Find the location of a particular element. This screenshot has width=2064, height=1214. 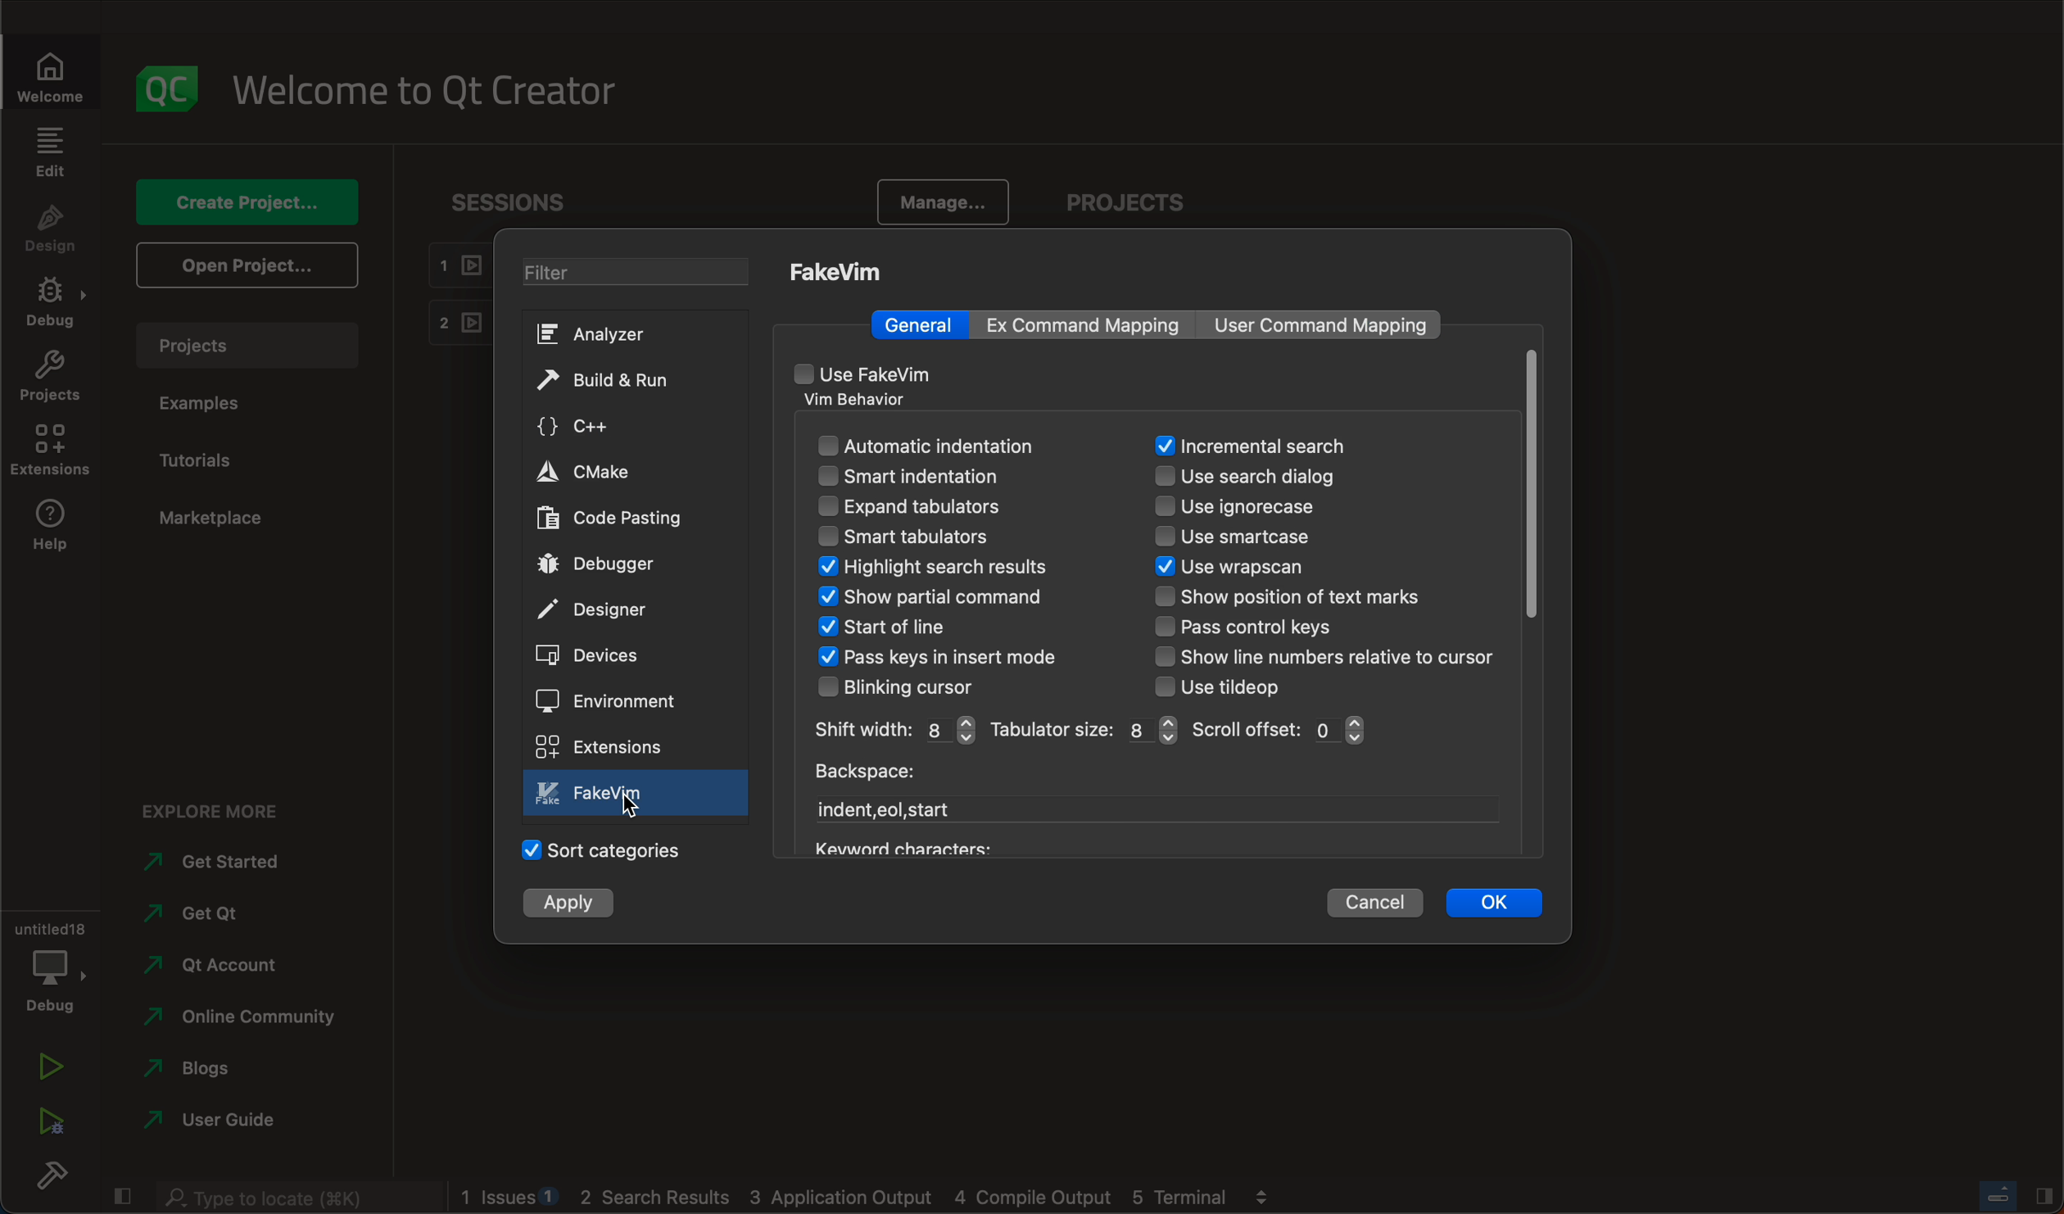

mapping is located at coordinates (1094, 324).